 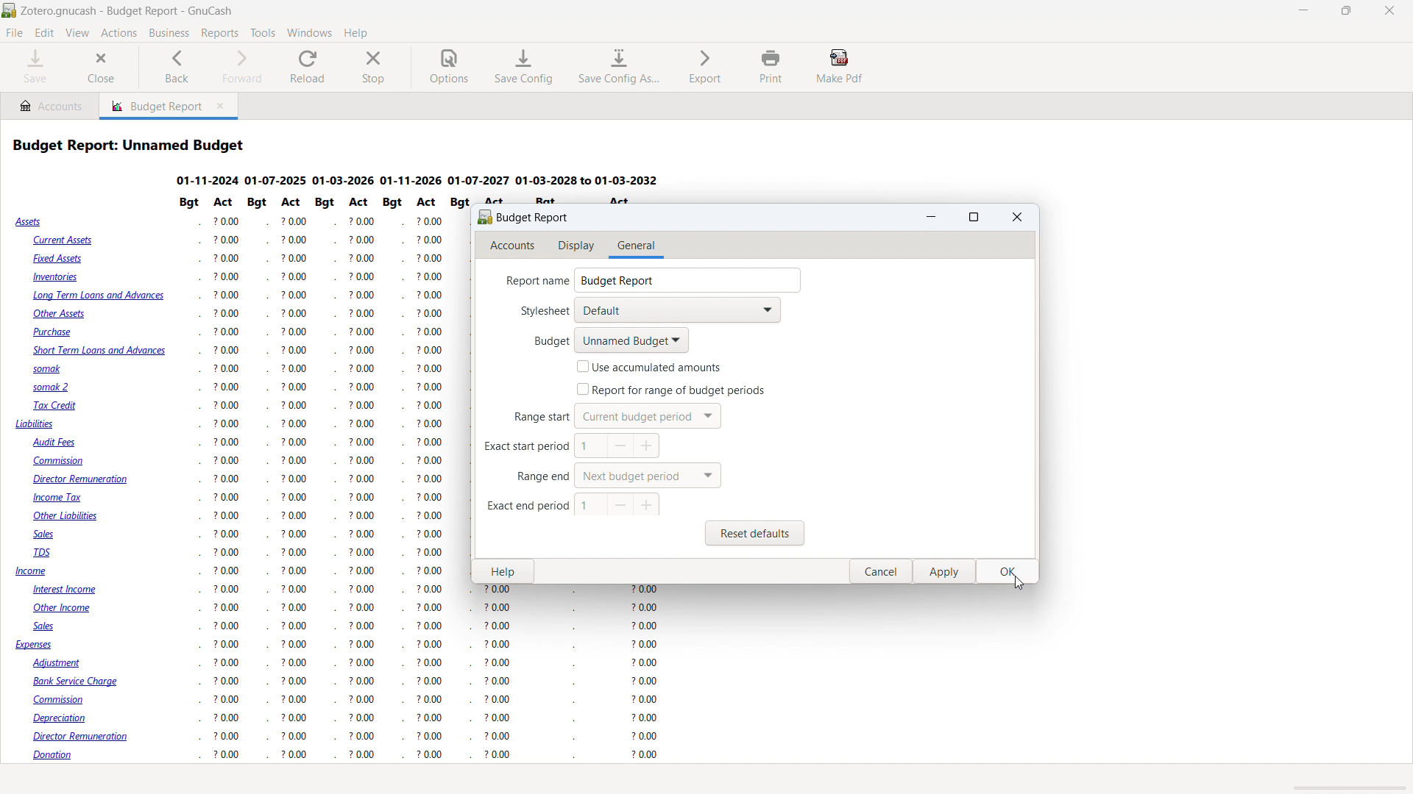 What do you see at coordinates (670, 390) in the screenshot?
I see `set to default` at bounding box center [670, 390].